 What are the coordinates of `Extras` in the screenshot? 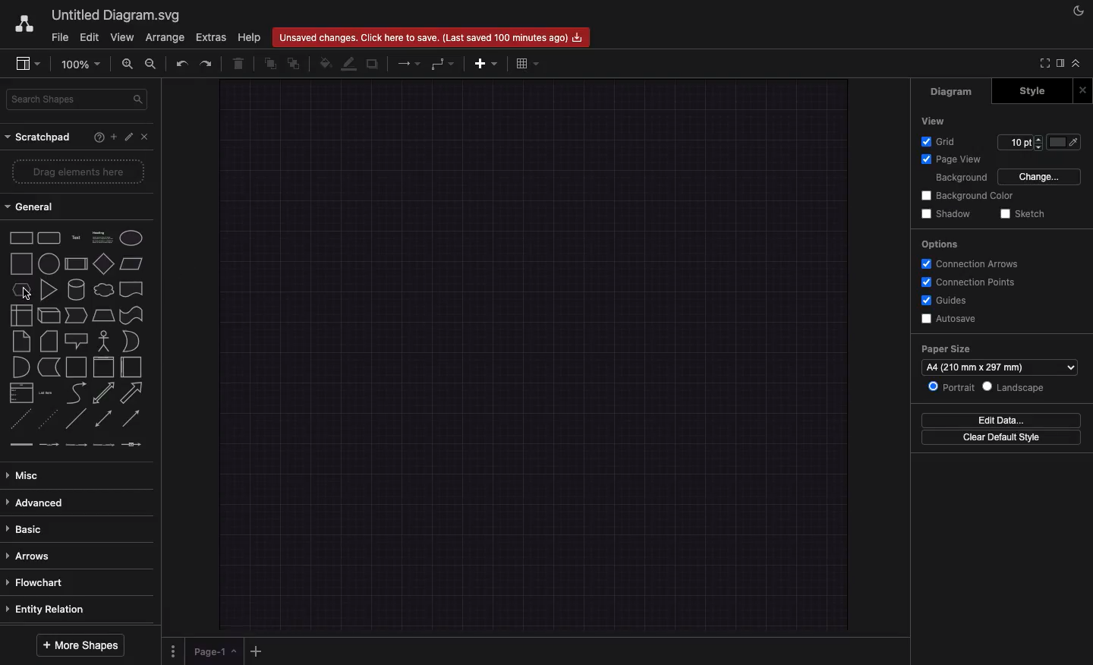 It's located at (212, 36).